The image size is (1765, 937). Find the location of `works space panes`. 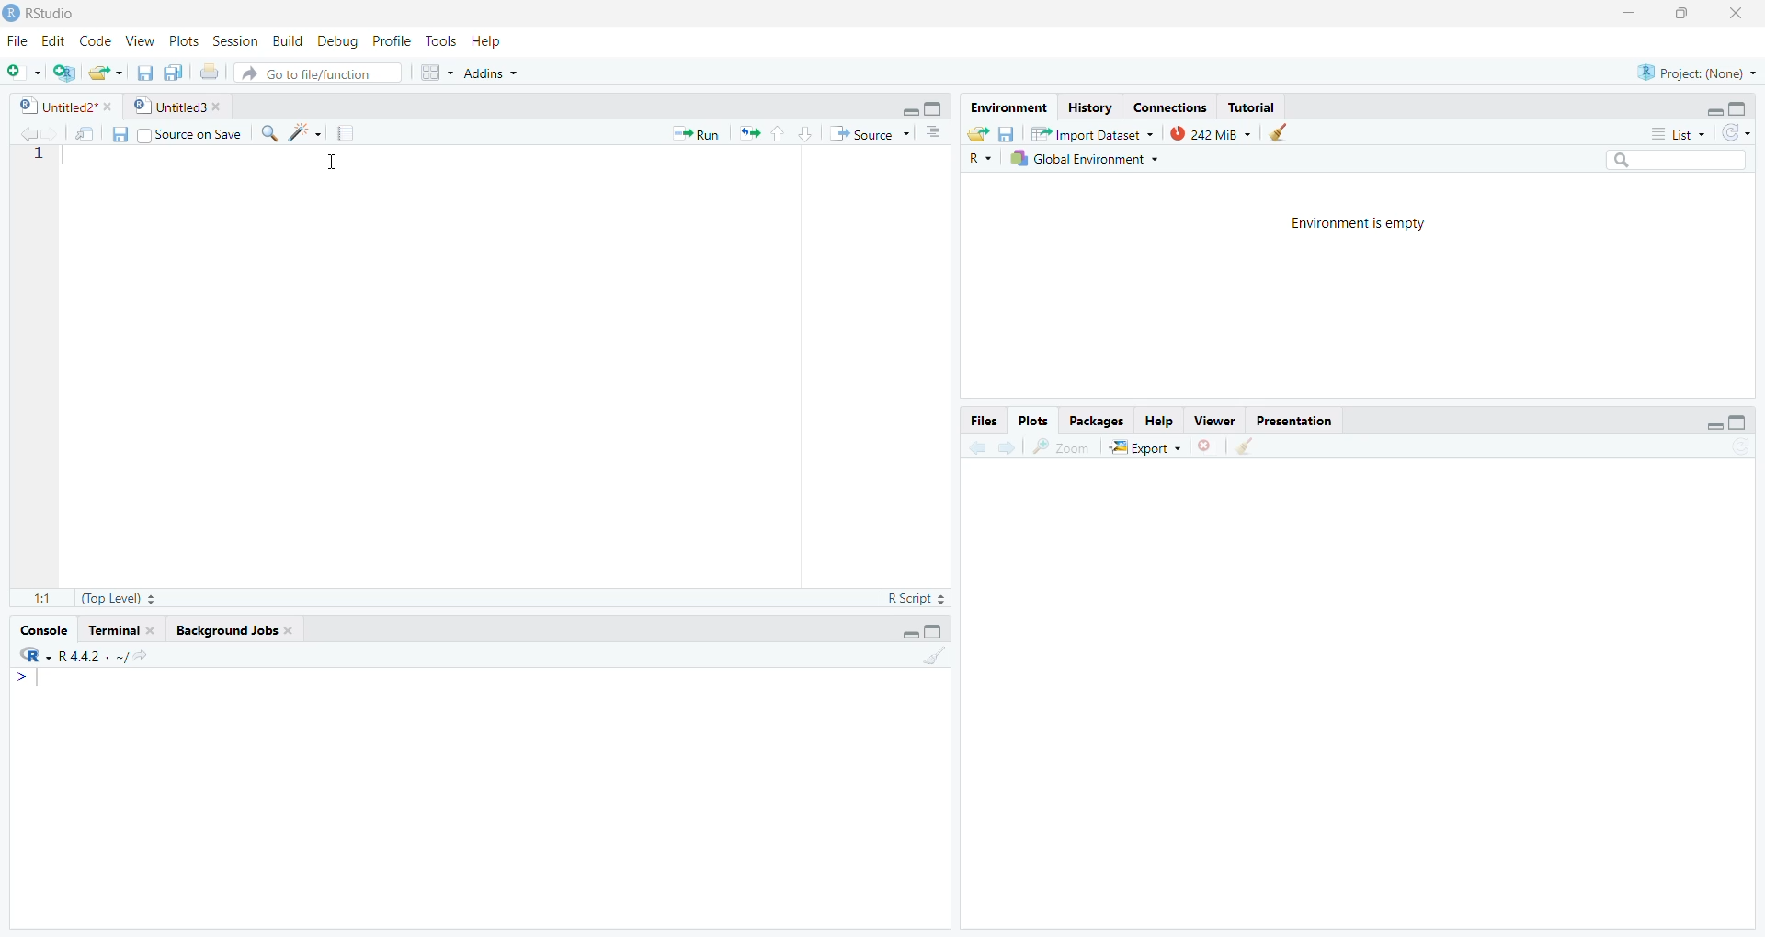

works space panes is located at coordinates (435, 73).